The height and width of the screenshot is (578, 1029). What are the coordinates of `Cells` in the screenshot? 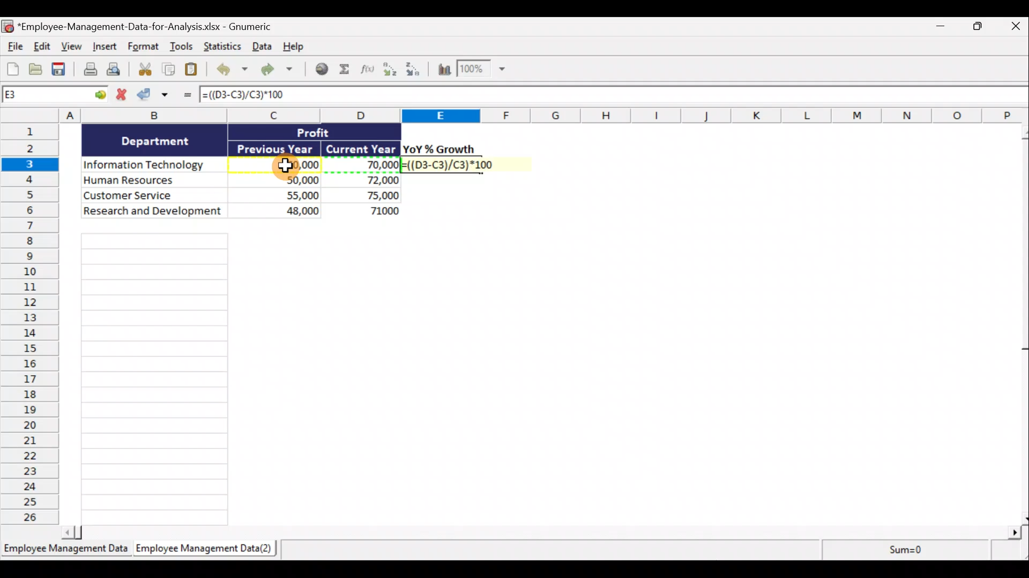 It's located at (155, 379).